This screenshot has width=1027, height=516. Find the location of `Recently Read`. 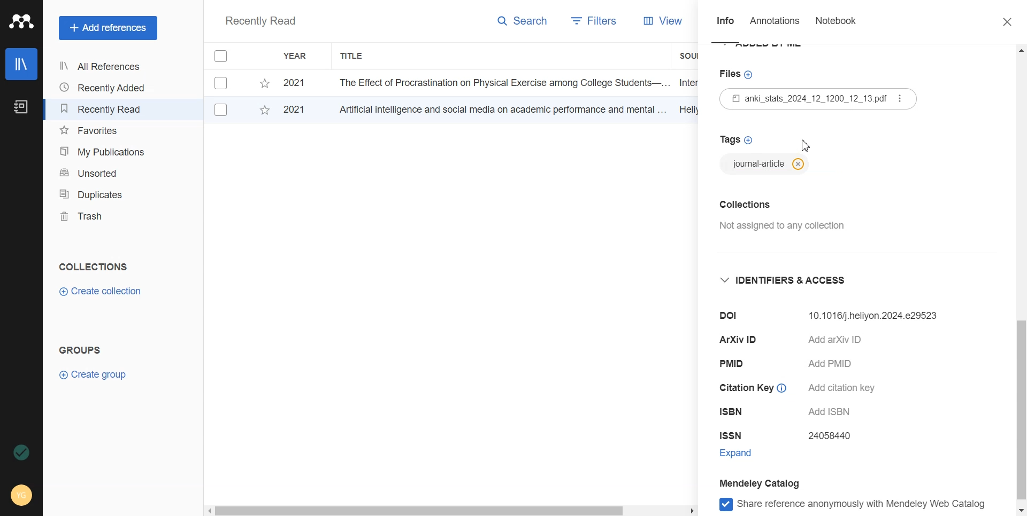

Recently Read is located at coordinates (260, 22).